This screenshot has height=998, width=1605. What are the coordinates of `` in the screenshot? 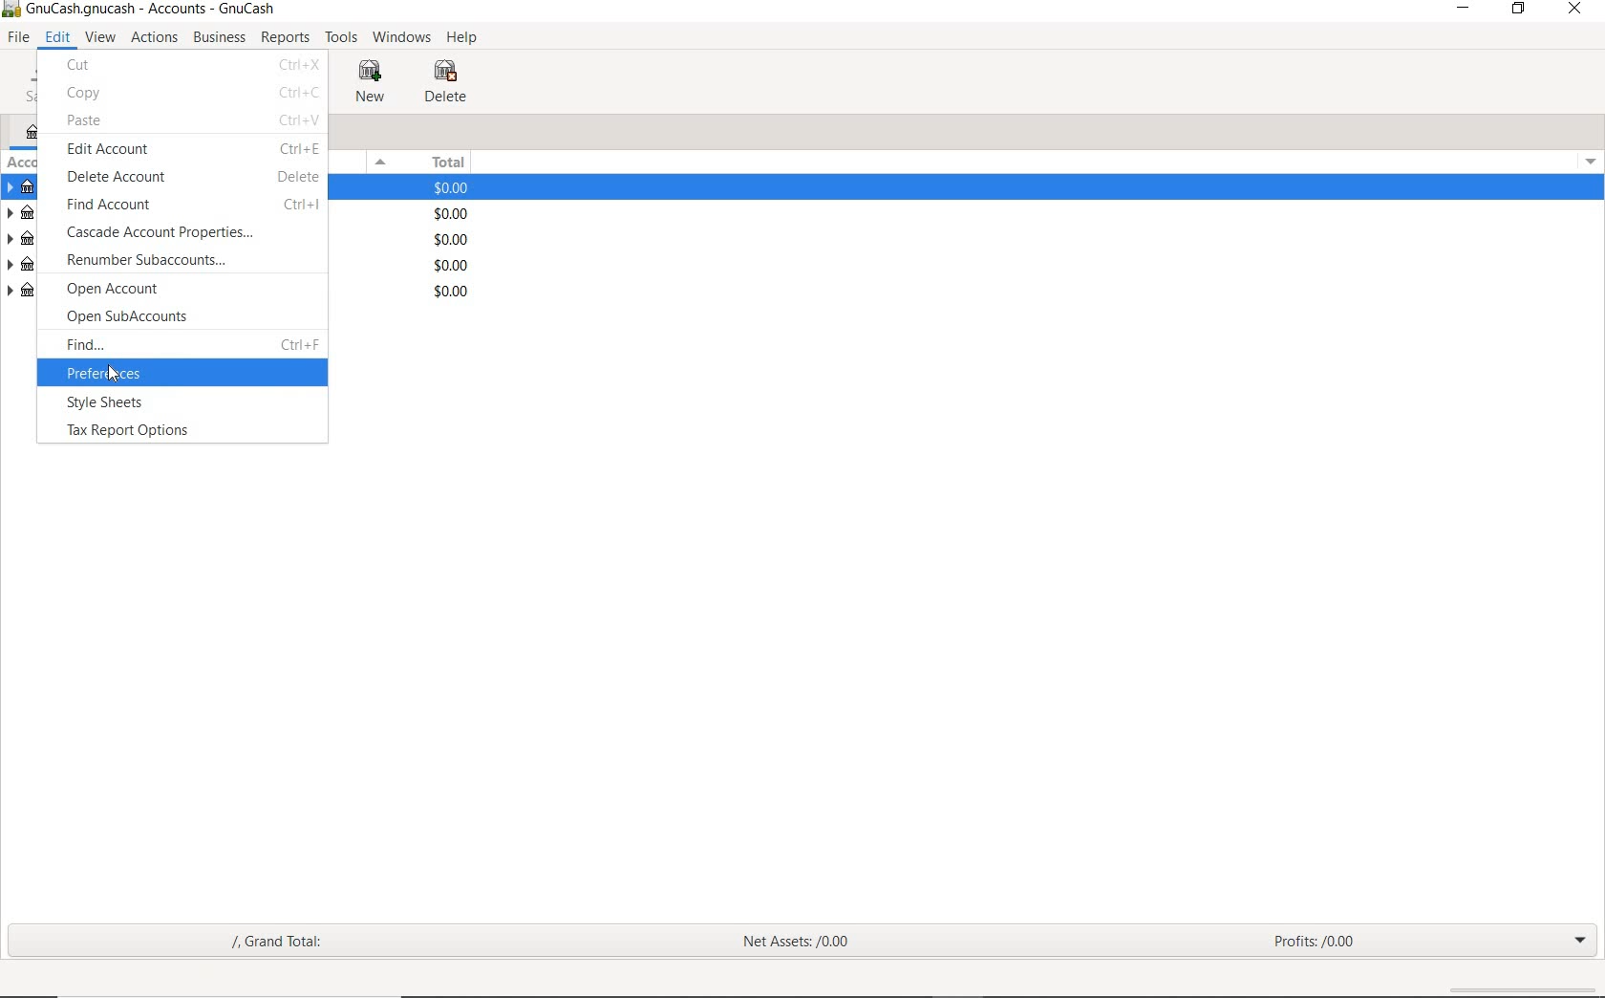 It's located at (1588, 163).